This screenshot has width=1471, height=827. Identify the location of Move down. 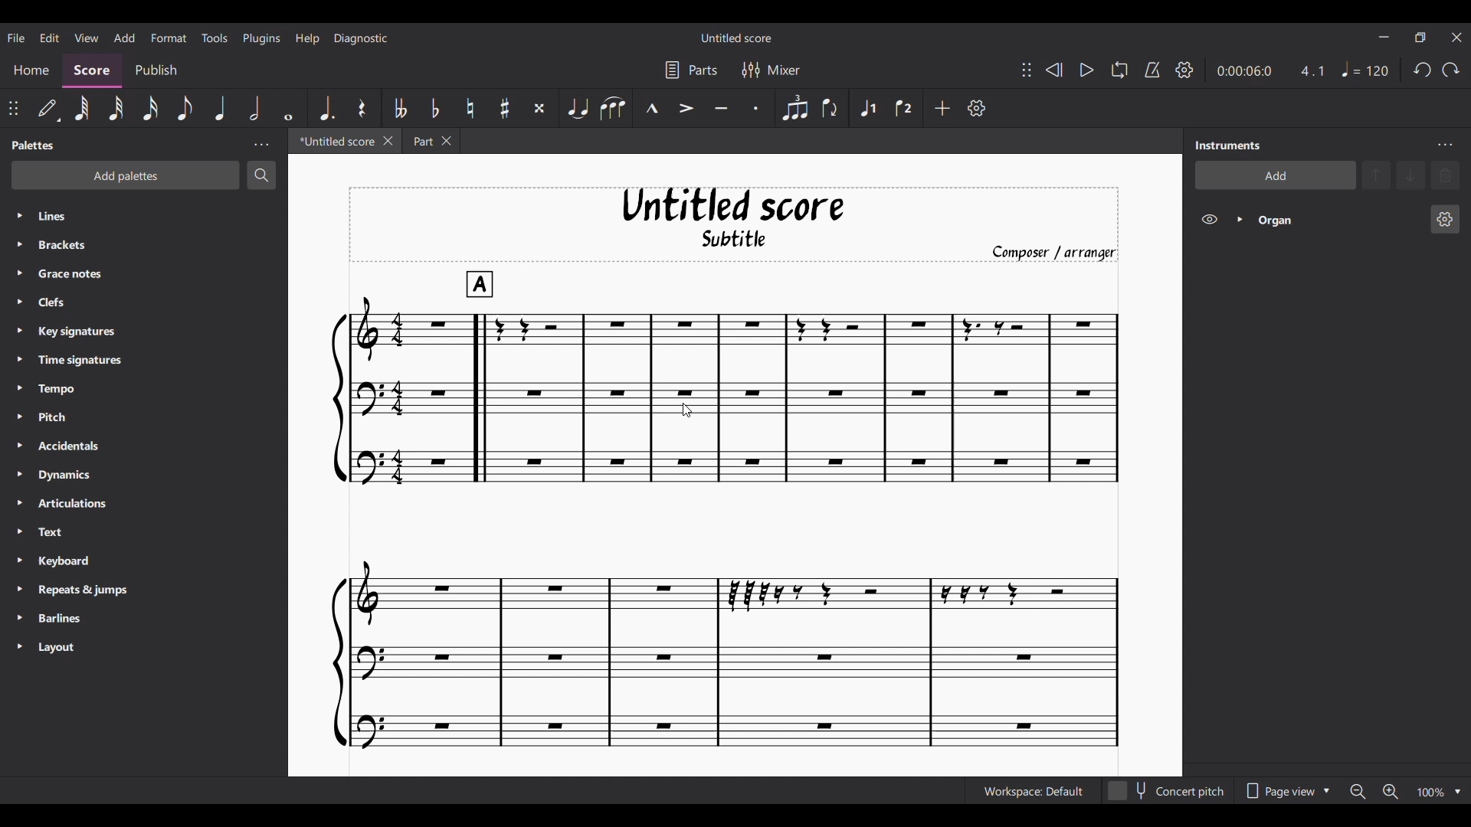
(1410, 175).